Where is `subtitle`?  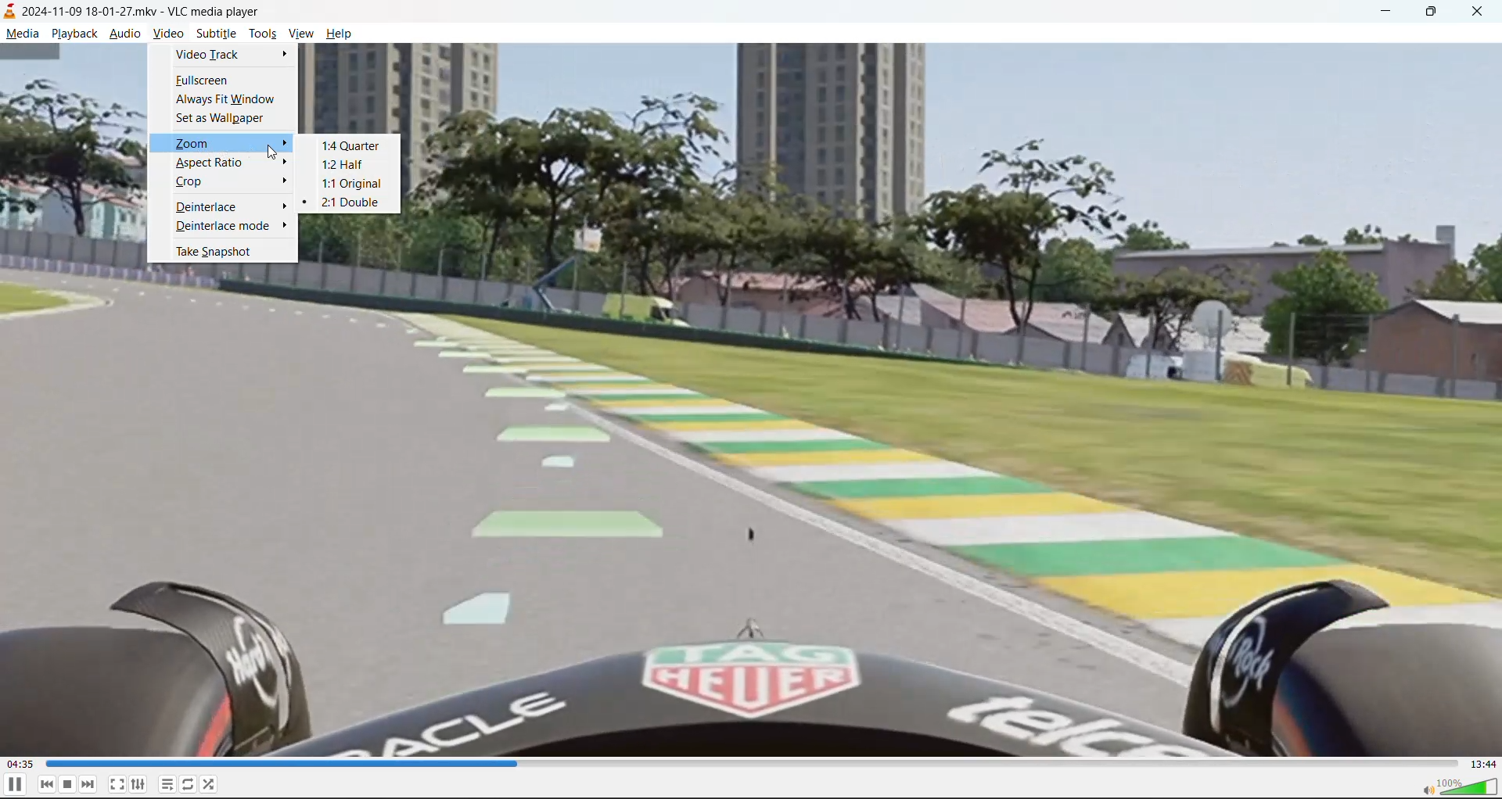
subtitle is located at coordinates (217, 33).